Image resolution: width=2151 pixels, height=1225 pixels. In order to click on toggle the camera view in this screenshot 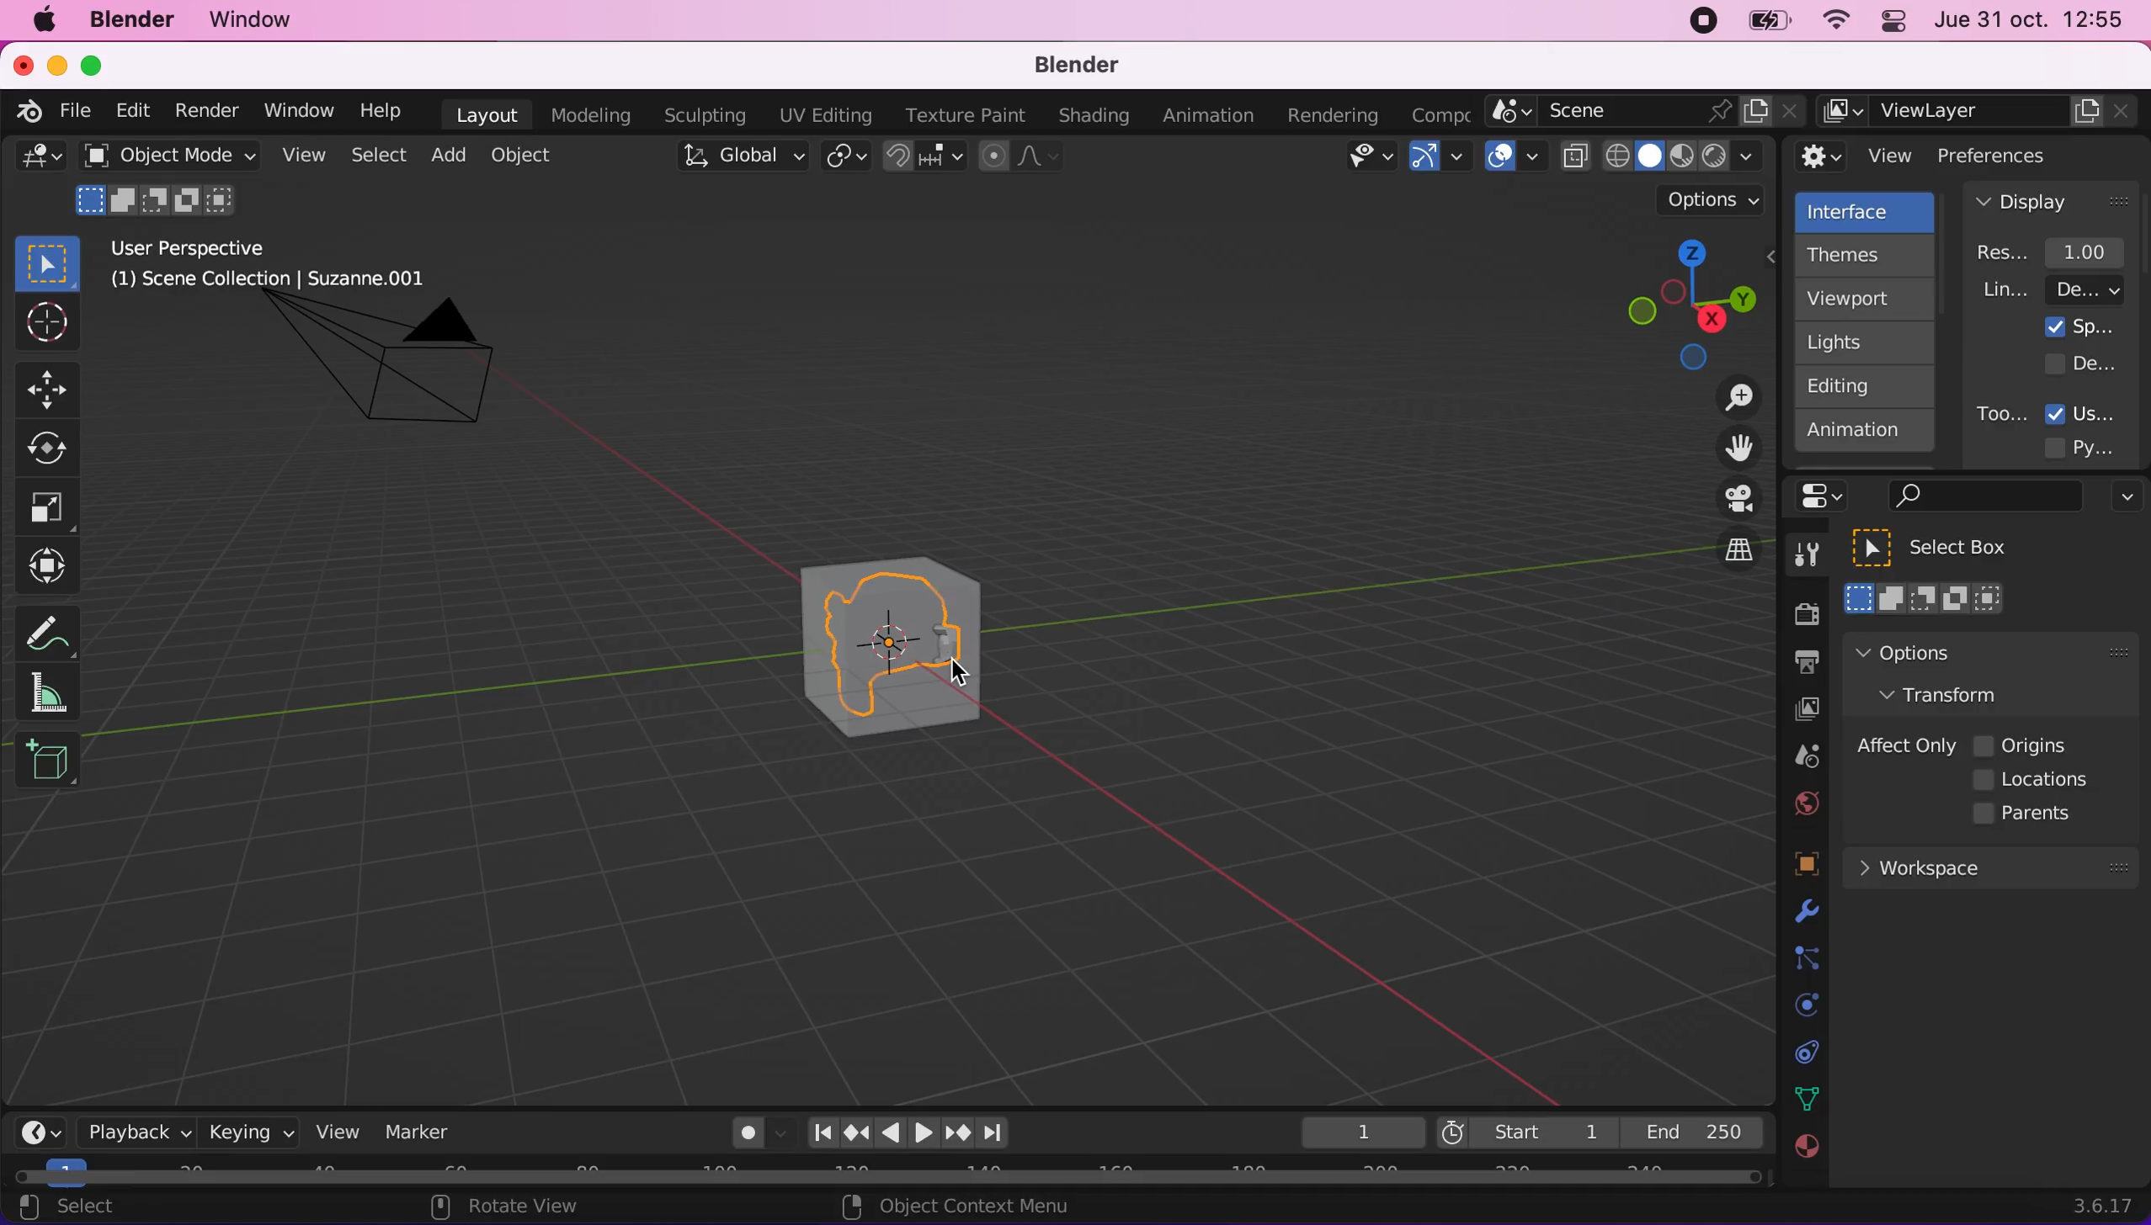, I will do `click(1728, 500)`.